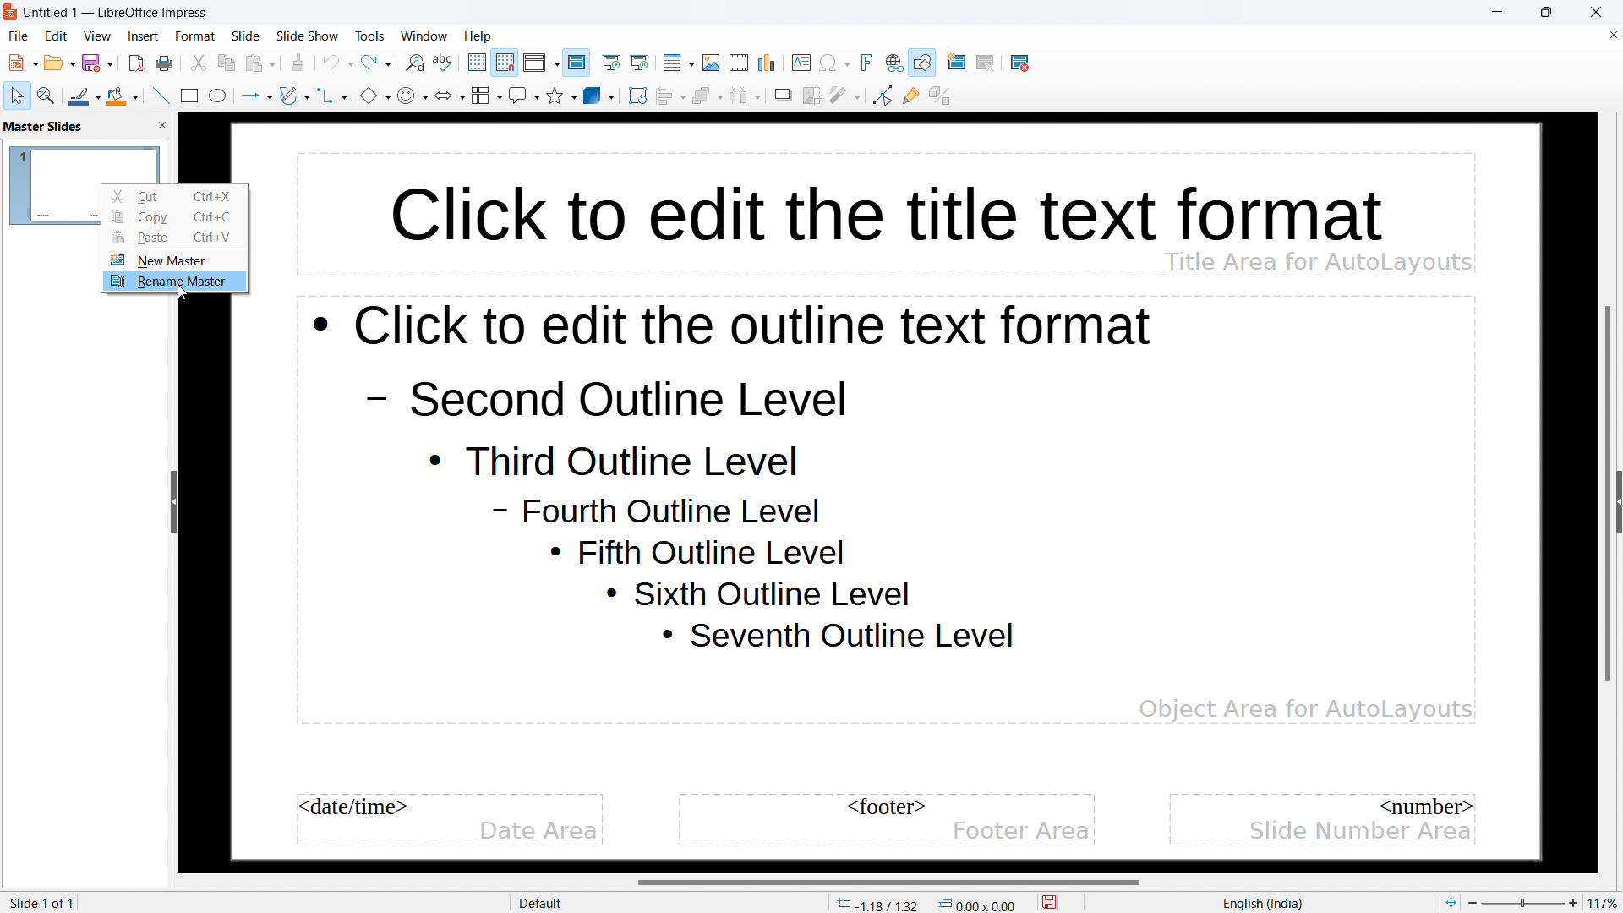 Image resolution: width=1623 pixels, height=913 pixels. Describe the element at coordinates (413, 96) in the screenshot. I see `symbol shapes` at that location.